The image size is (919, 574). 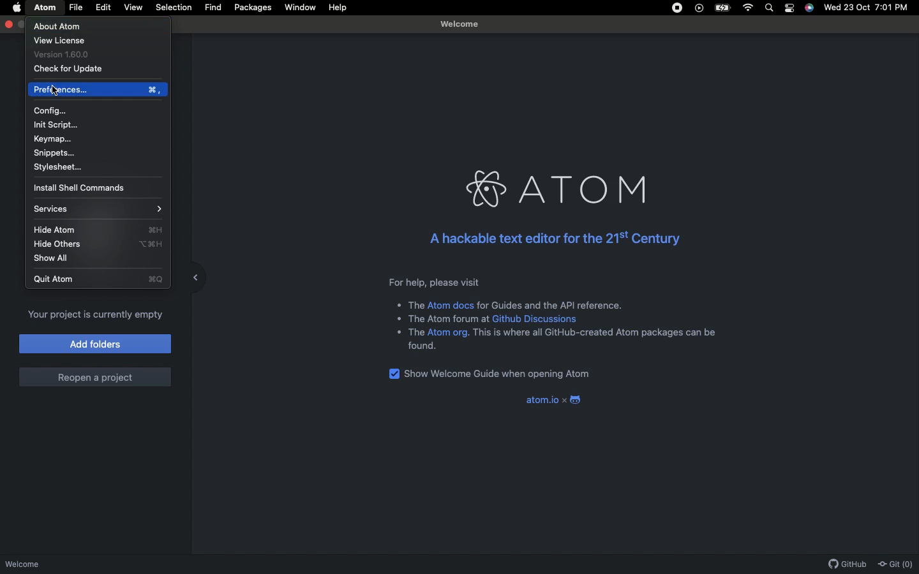 What do you see at coordinates (557, 188) in the screenshot?
I see `Atom logo` at bounding box center [557, 188].